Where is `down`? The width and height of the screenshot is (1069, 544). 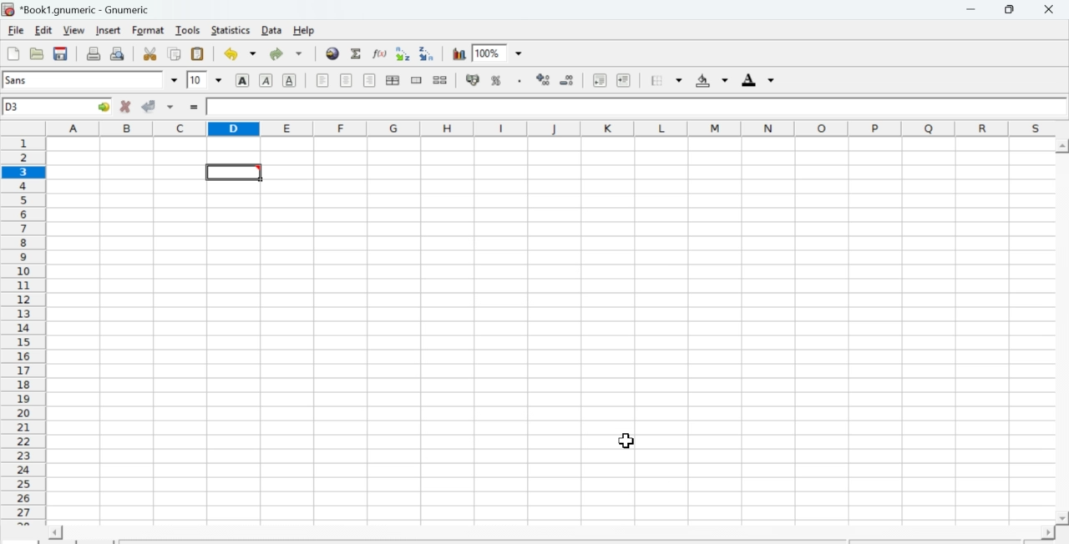
down is located at coordinates (171, 106).